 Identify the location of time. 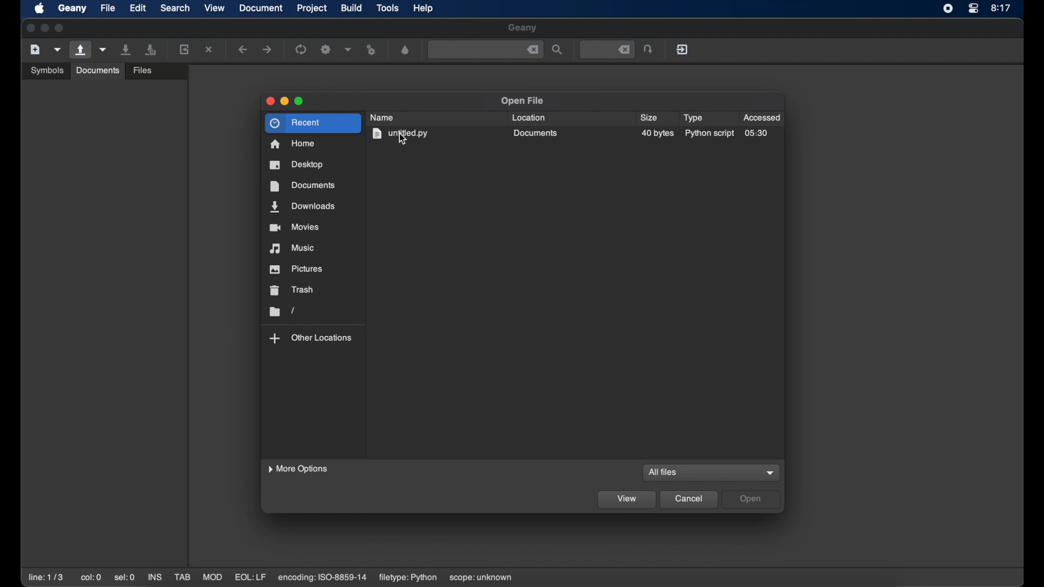
(1002, 8).